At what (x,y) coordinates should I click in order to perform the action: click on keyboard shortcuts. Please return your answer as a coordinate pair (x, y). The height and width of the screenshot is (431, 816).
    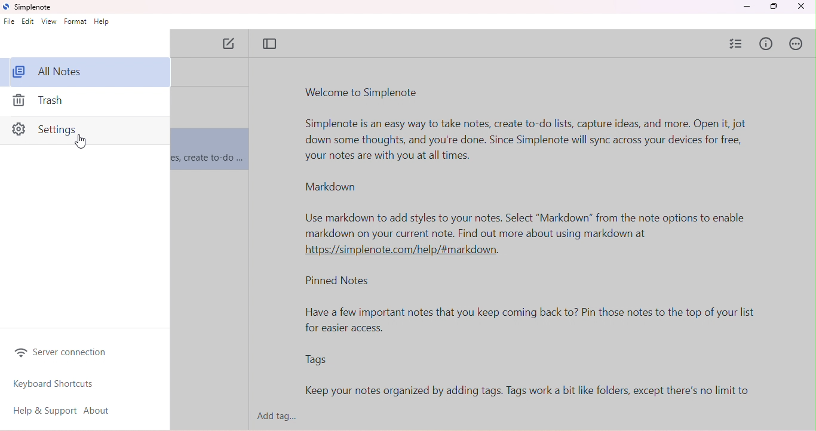
    Looking at the image, I should click on (54, 384).